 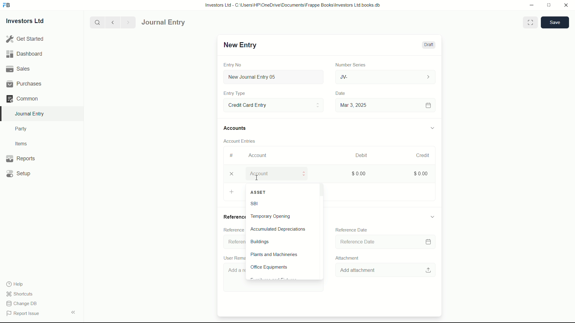 I want to click on delete, so click(x=231, y=175).